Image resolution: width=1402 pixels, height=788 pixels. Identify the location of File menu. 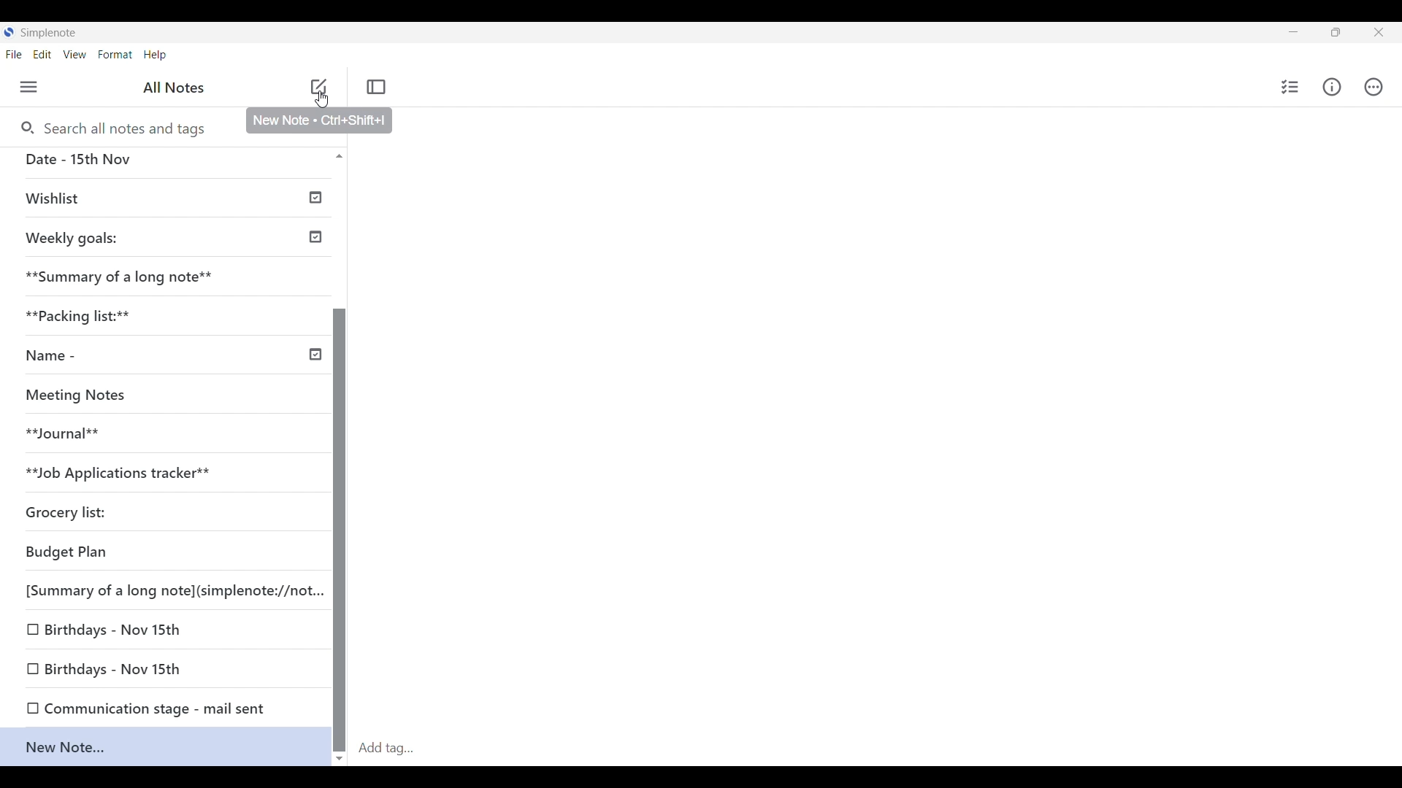
(14, 55).